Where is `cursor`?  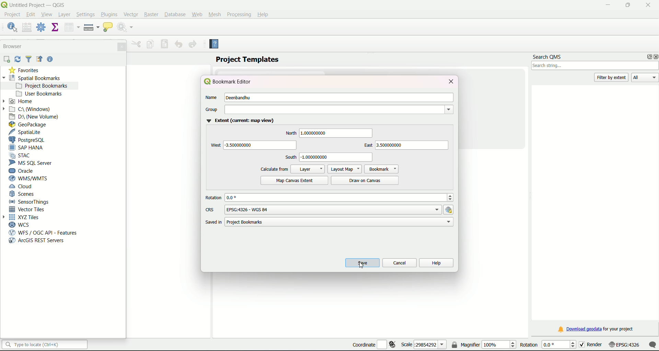 cursor is located at coordinates (361, 268).